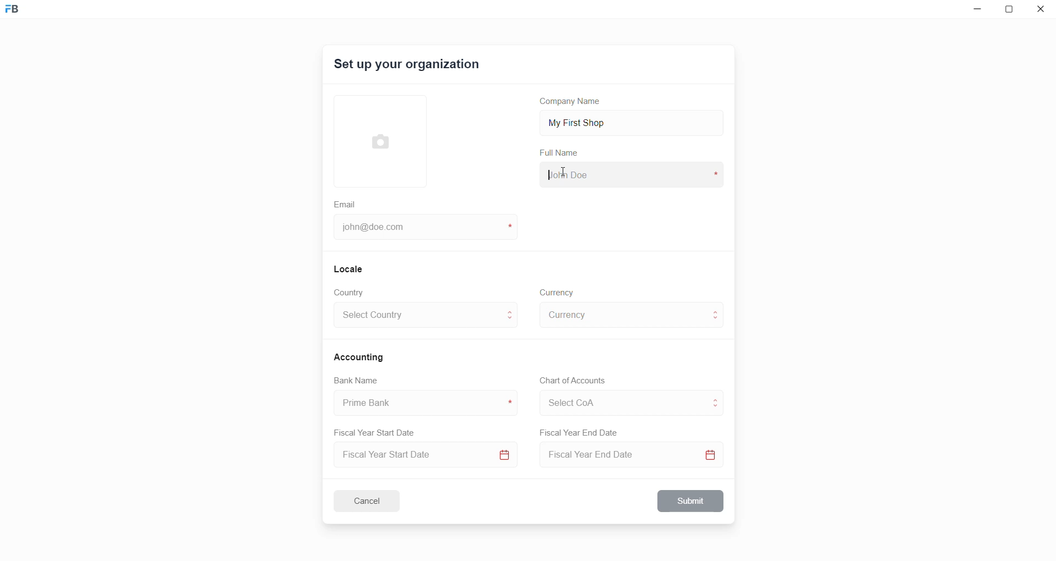 Image resolution: width=1056 pixels, height=561 pixels. I want to click on Locale, so click(349, 268).